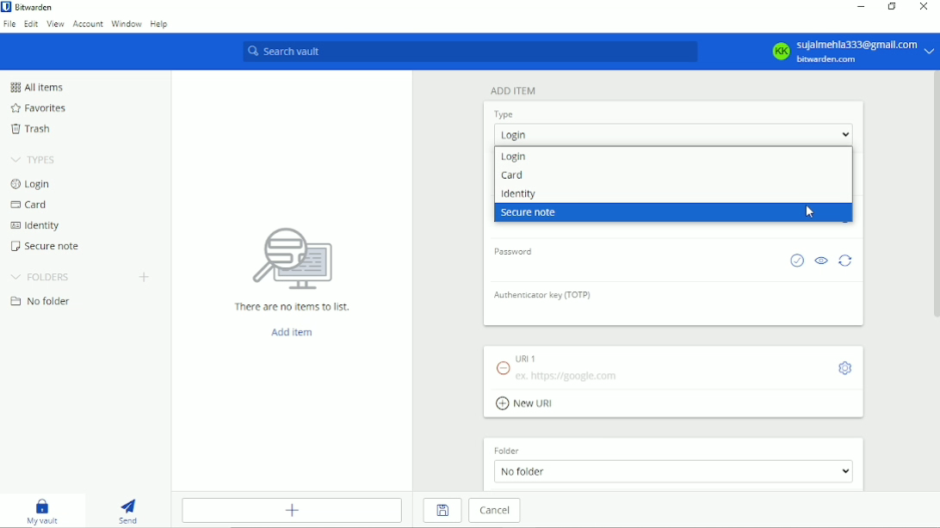 Image resolution: width=940 pixels, height=528 pixels. I want to click on Secure note, so click(46, 246).